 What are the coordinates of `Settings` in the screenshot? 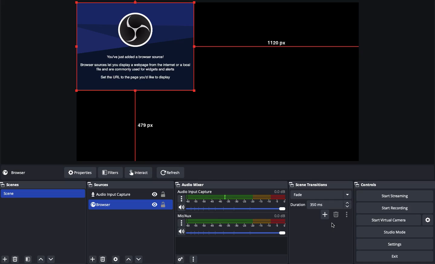 It's located at (394, 244).